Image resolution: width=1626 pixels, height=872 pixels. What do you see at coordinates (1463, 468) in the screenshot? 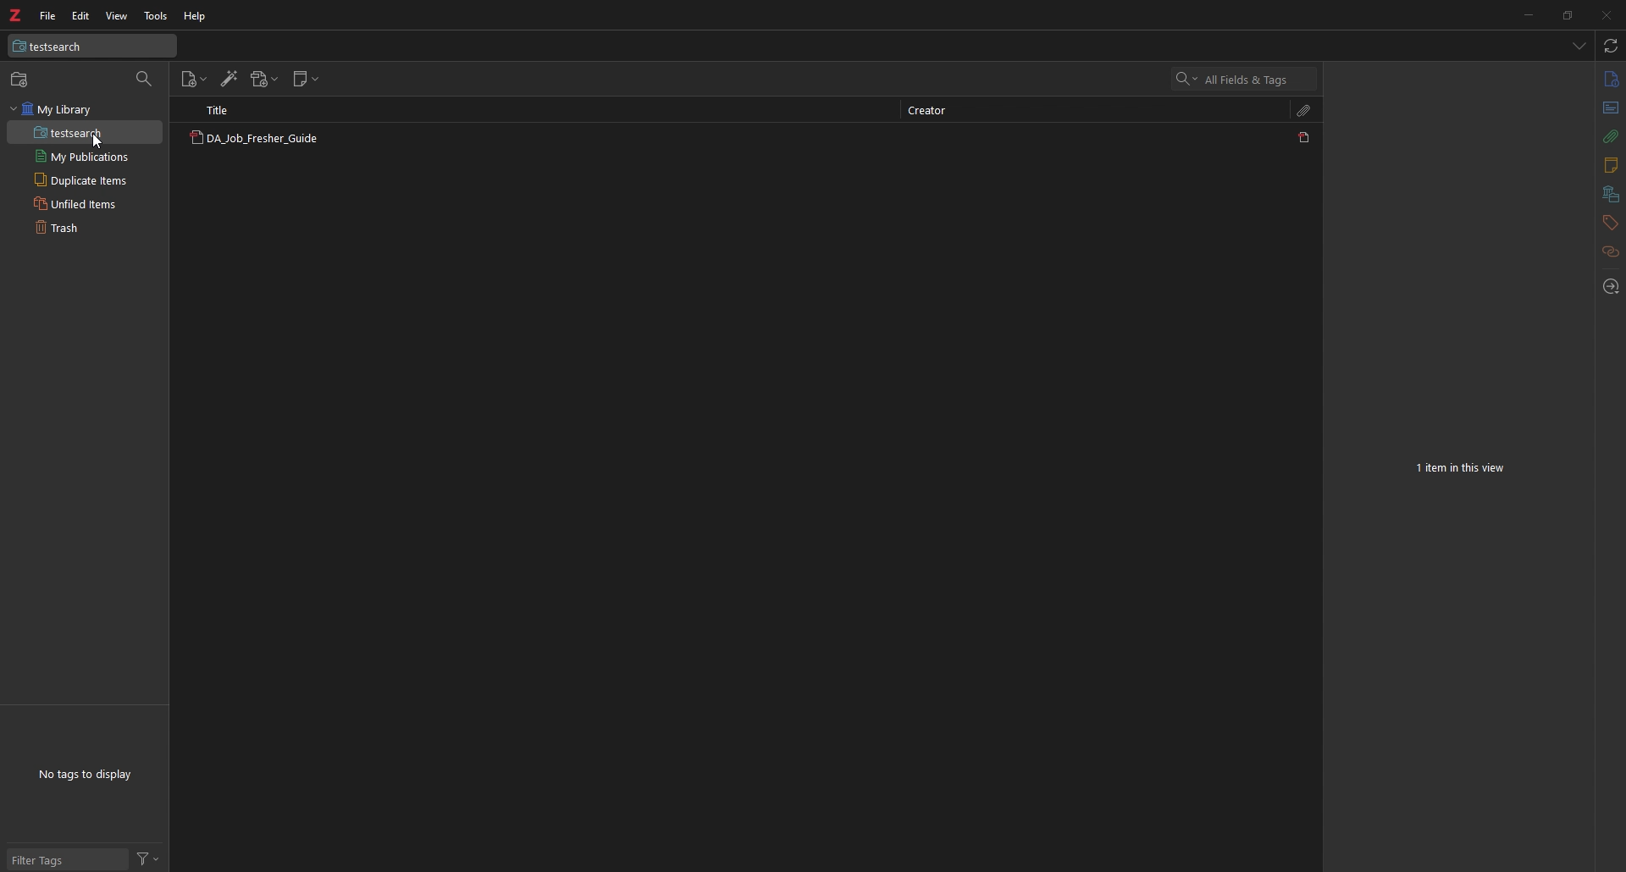
I see `1 item in this view` at bounding box center [1463, 468].